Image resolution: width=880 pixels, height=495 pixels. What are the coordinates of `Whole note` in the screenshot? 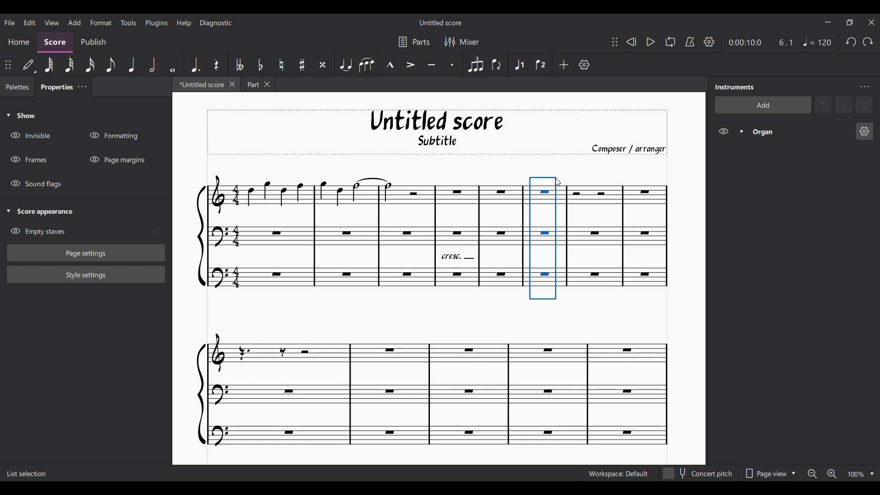 It's located at (173, 65).